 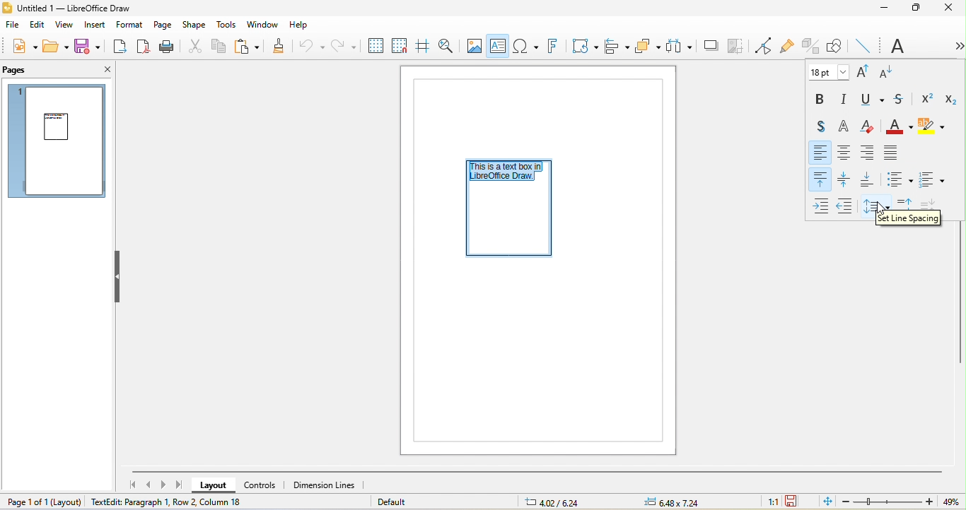 I want to click on increase indent , so click(x=822, y=204).